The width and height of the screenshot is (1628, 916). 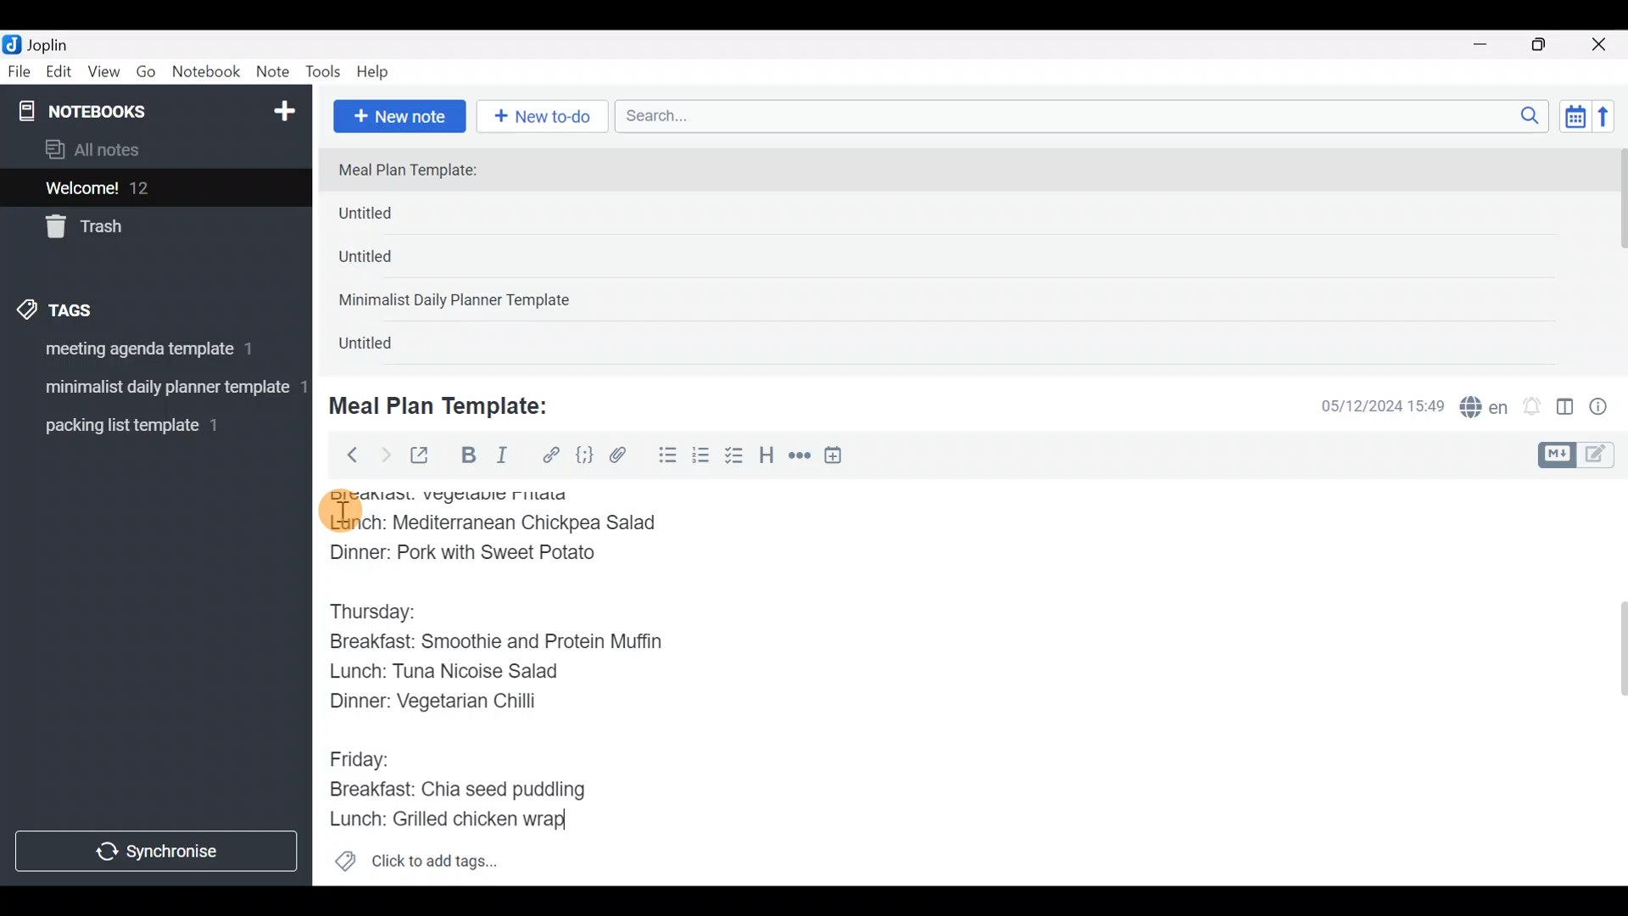 What do you see at coordinates (587, 824) in the screenshot?
I see `text Cursor` at bounding box center [587, 824].